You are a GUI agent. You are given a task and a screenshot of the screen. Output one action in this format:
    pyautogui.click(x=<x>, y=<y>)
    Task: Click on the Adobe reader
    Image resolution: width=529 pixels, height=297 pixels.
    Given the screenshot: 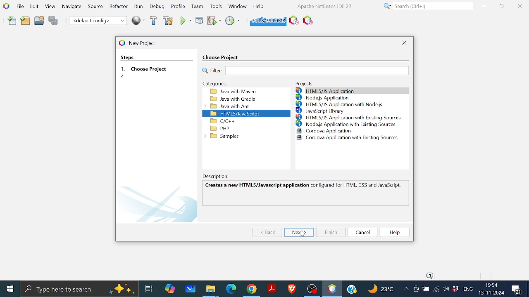 What is the action you would take?
    pyautogui.click(x=272, y=288)
    